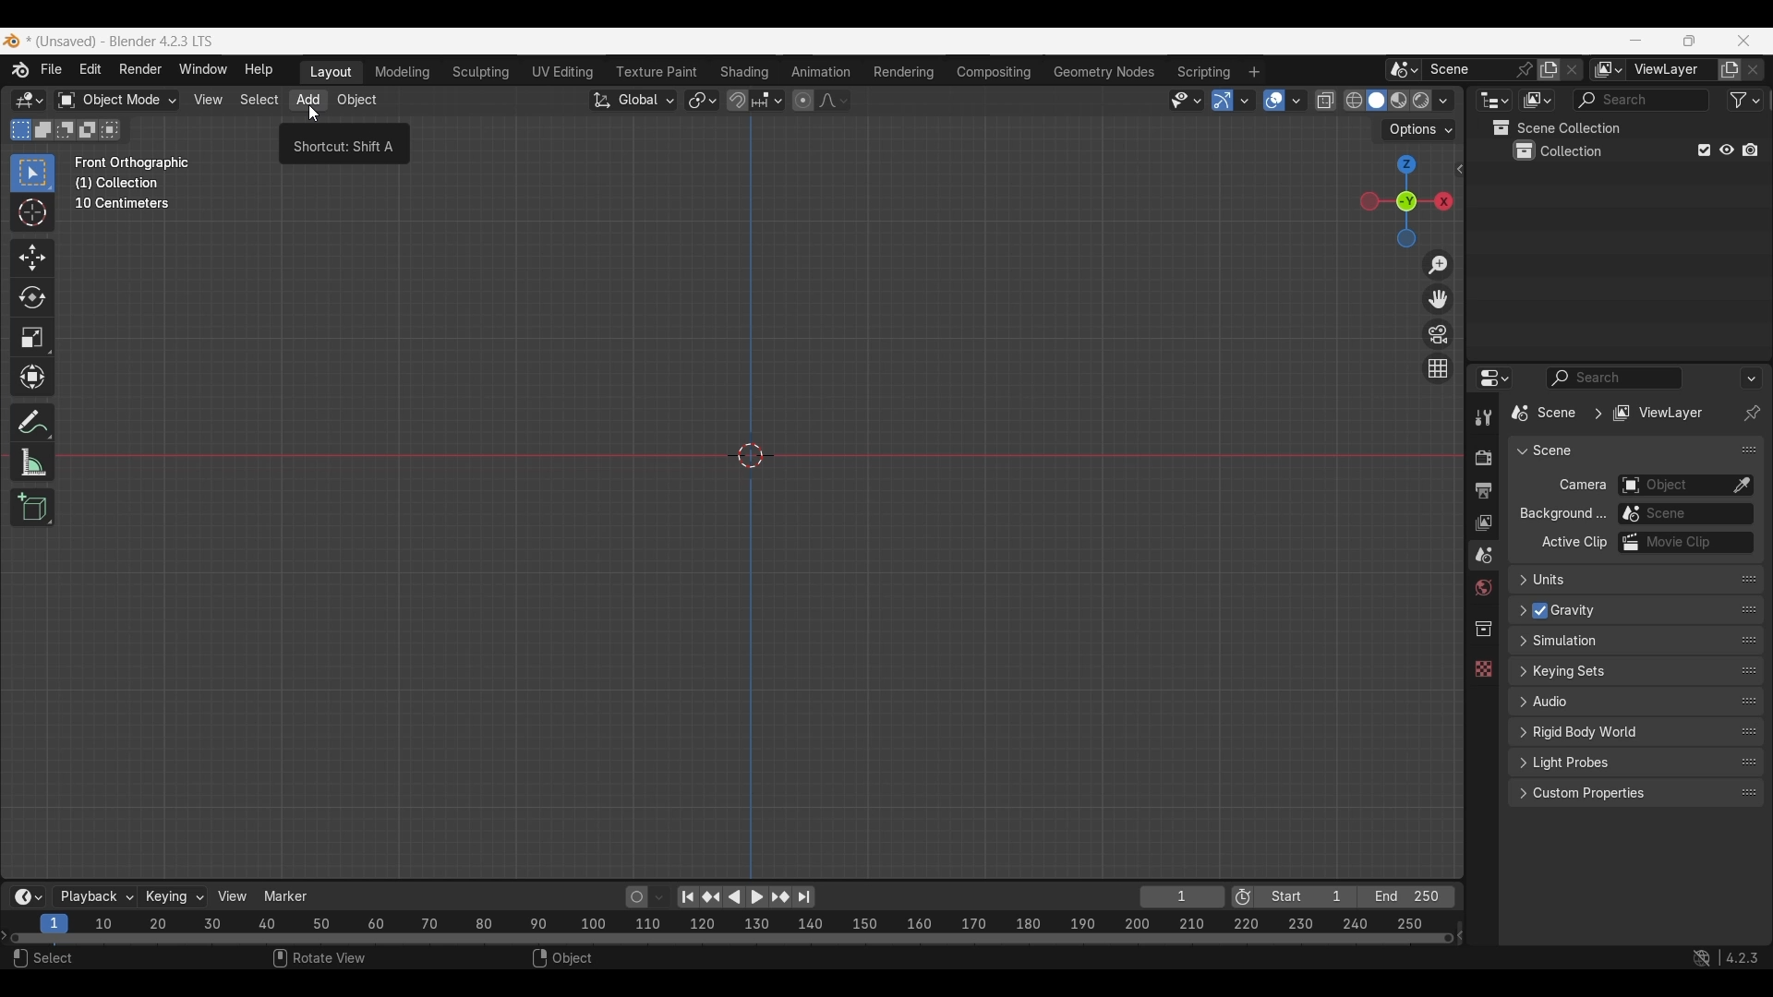 Image resolution: width=1773 pixels, height=997 pixels. What do you see at coordinates (1482, 589) in the screenshot?
I see `World` at bounding box center [1482, 589].